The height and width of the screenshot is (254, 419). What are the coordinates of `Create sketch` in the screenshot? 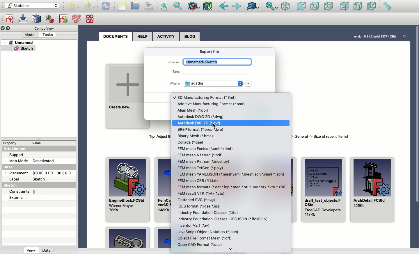 It's located at (9, 19).